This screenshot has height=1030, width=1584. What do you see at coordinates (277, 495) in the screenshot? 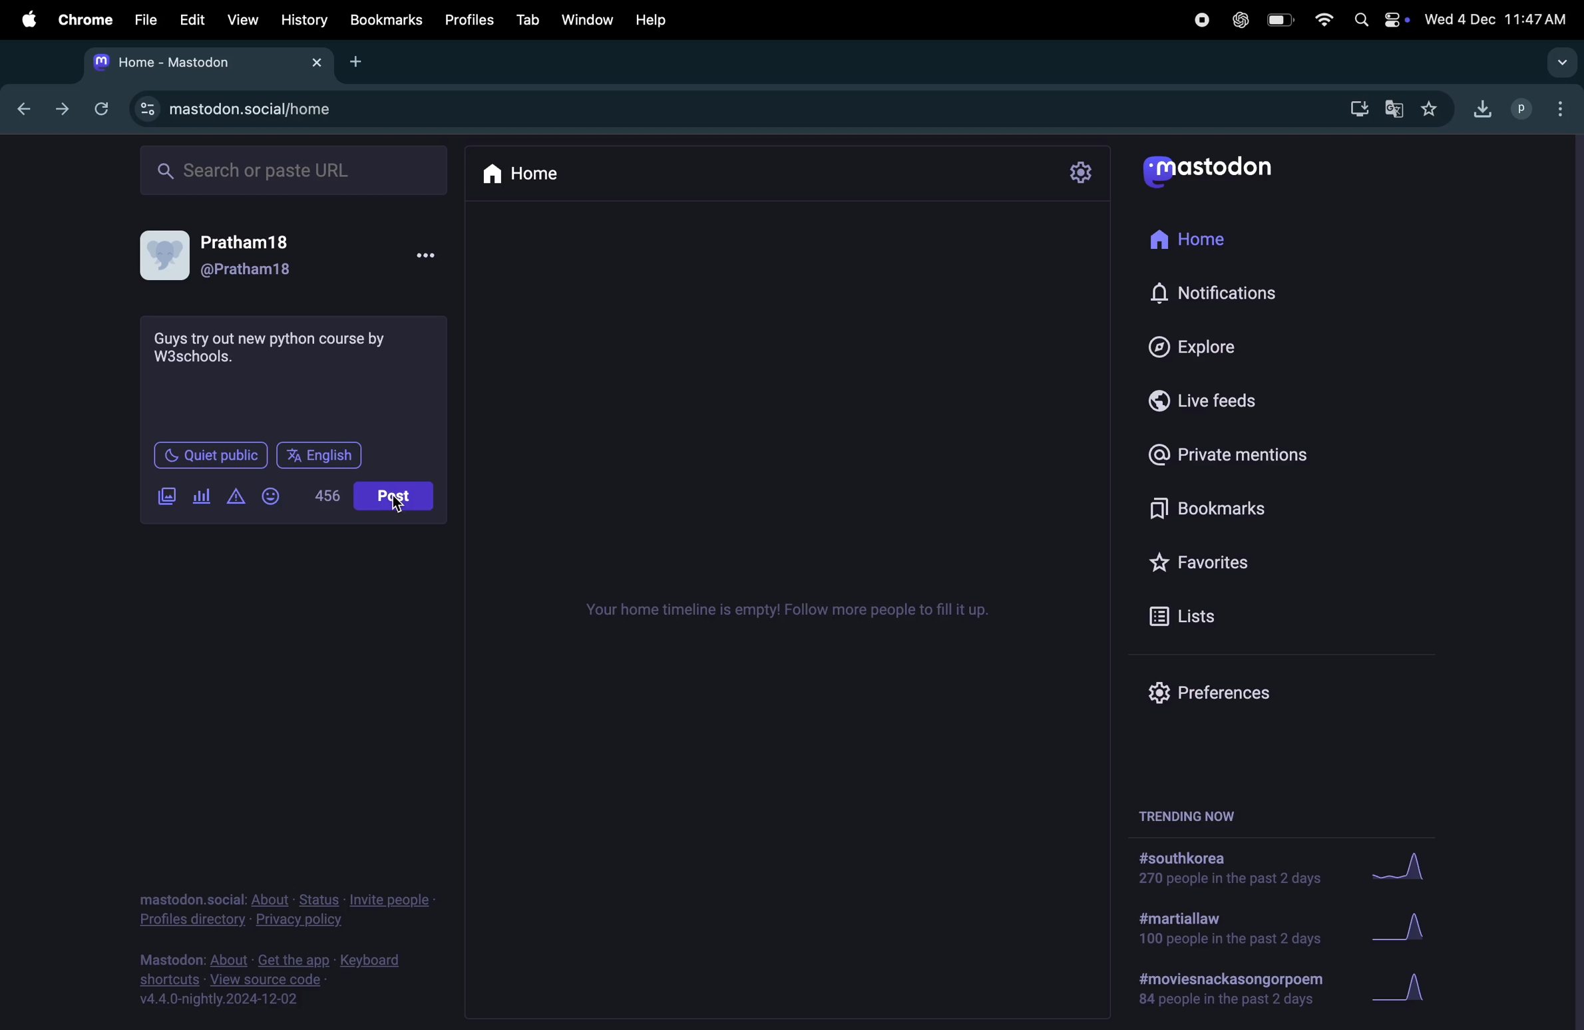
I see `emoji` at bounding box center [277, 495].